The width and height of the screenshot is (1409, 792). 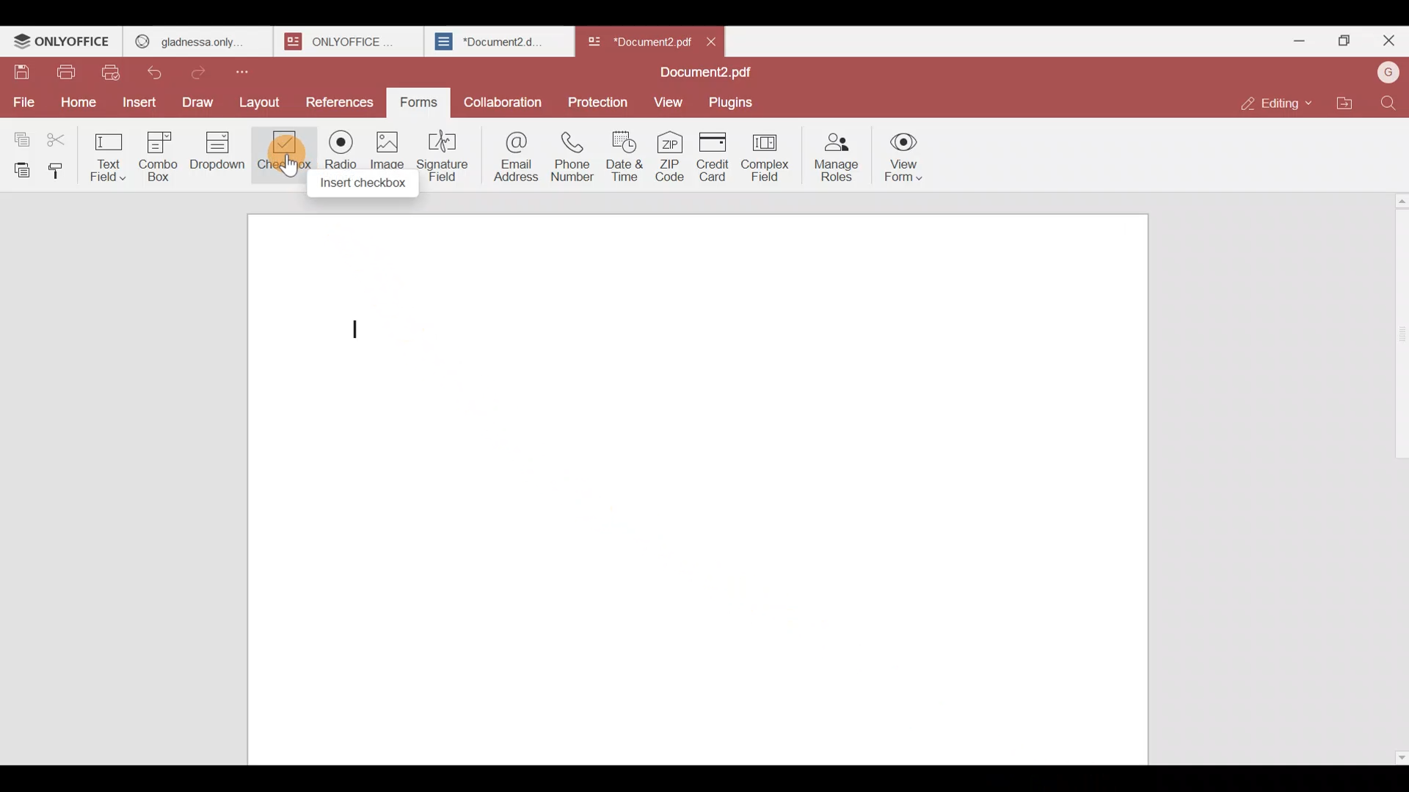 I want to click on Manage roles, so click(x=837, y=153).